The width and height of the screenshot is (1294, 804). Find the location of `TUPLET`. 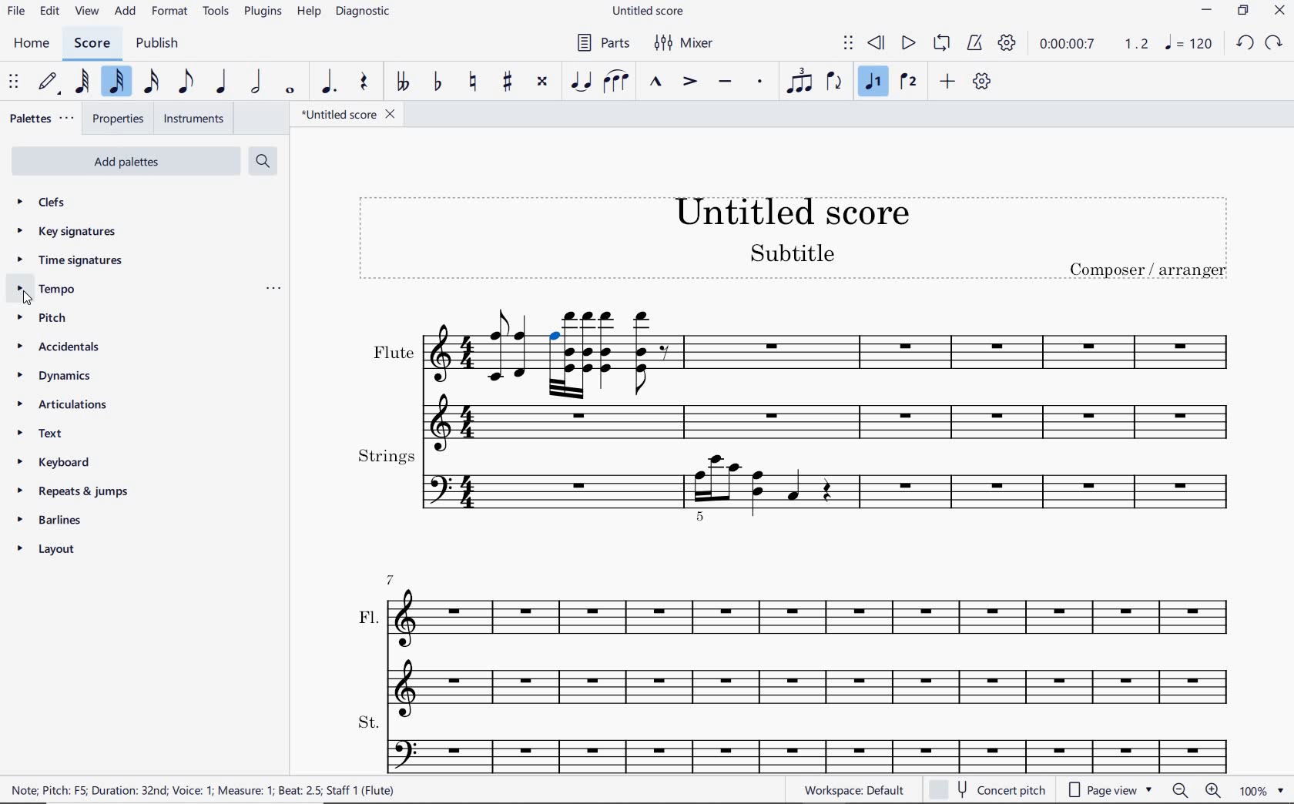

TUPLET is located at coordinates (801, 82).